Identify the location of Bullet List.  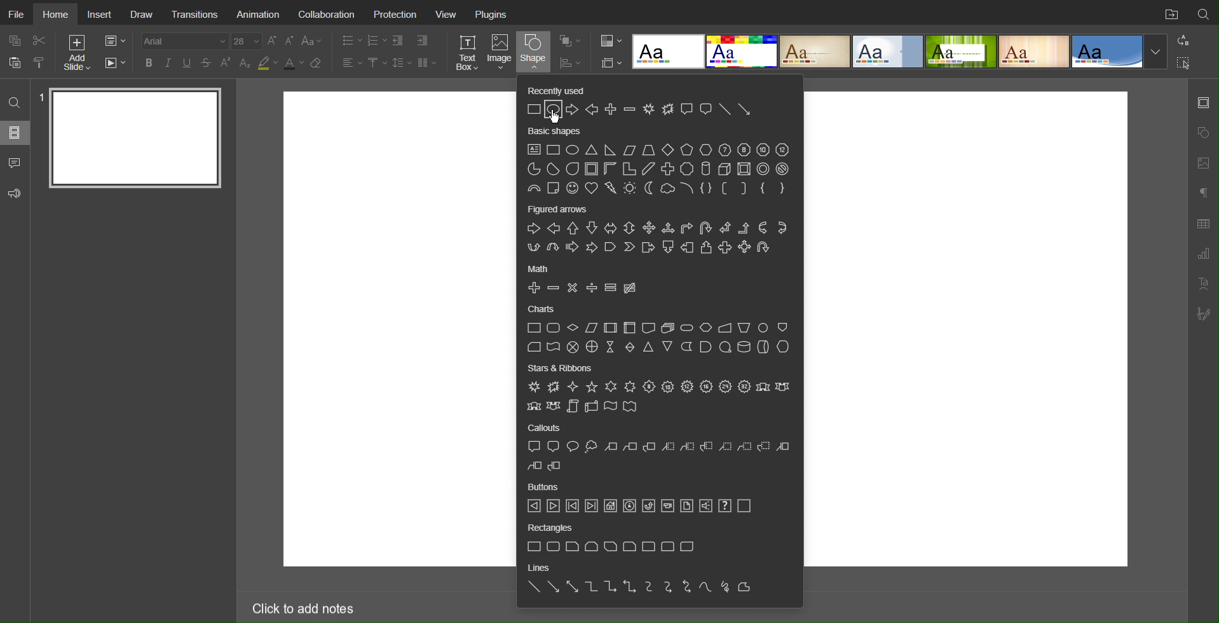
(349, 41).